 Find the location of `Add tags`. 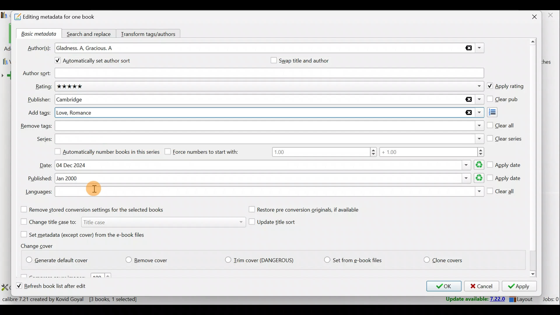

Add tags is located at coordinates (268, 113).